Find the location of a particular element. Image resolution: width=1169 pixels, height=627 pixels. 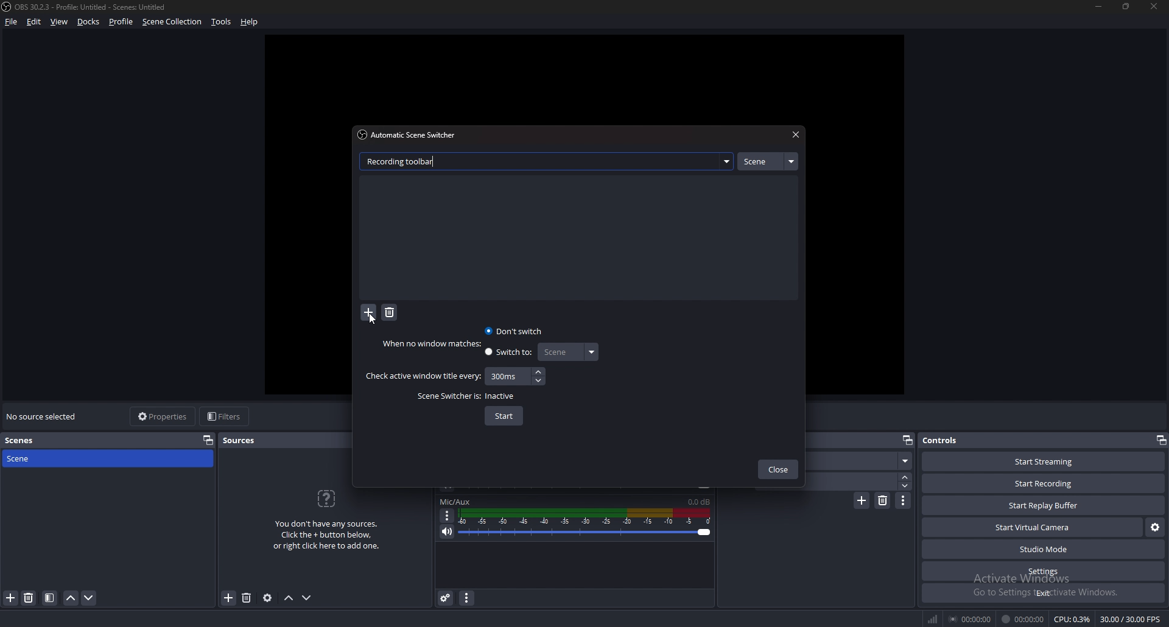

pop out is located at coordinates (1160, 440).